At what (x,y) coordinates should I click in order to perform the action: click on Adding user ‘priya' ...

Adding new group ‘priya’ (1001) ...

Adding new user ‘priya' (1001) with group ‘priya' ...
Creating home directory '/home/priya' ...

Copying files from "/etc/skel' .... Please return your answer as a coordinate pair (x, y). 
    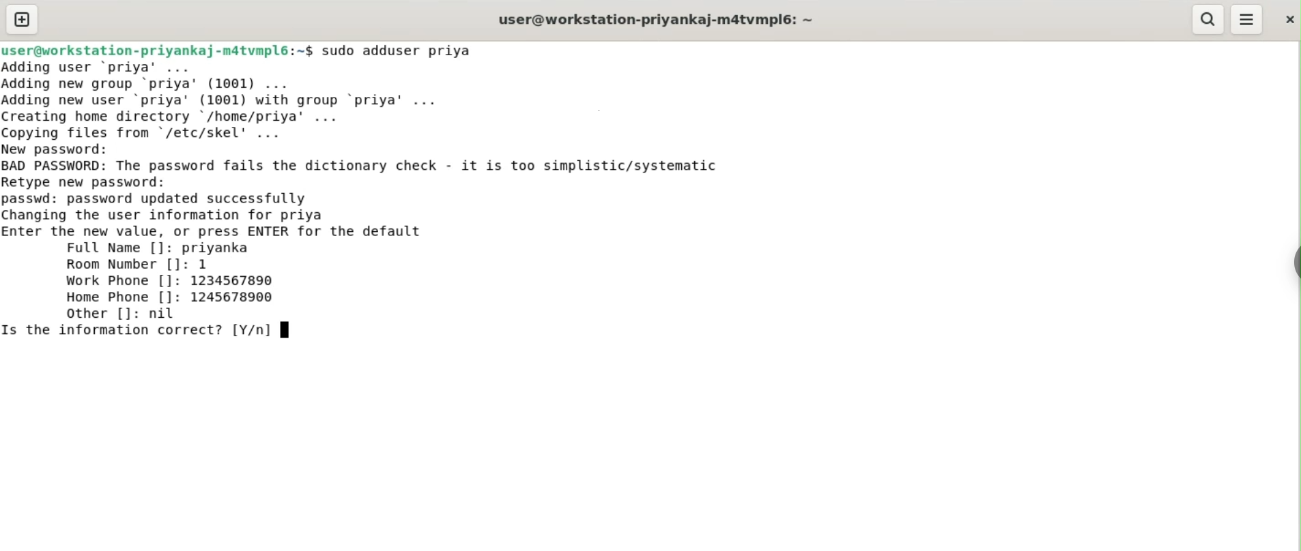
    Looking at the image, I should click on (227, 100).